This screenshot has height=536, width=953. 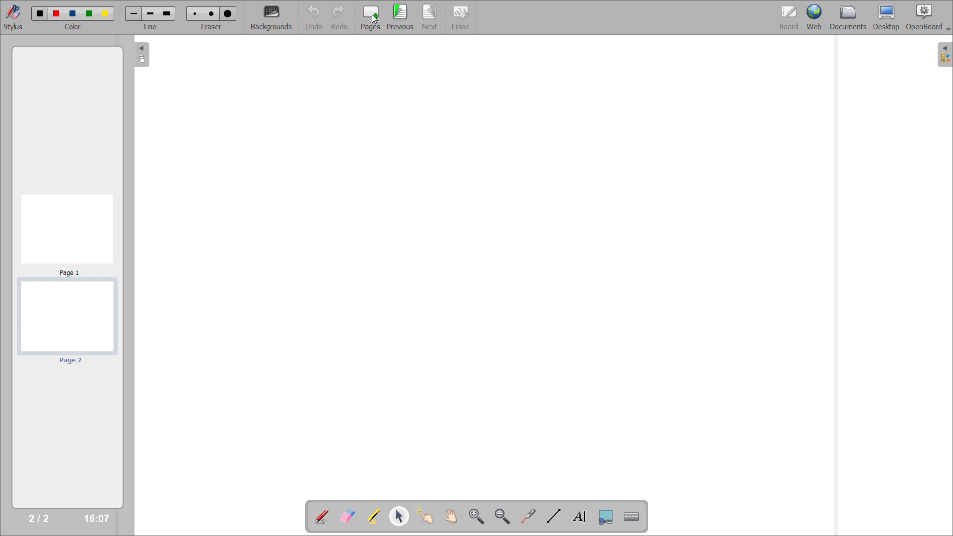 What do you see at coordinates (848, 17) in the screenshot?
I see `documents` at bounding box center [848, 17].